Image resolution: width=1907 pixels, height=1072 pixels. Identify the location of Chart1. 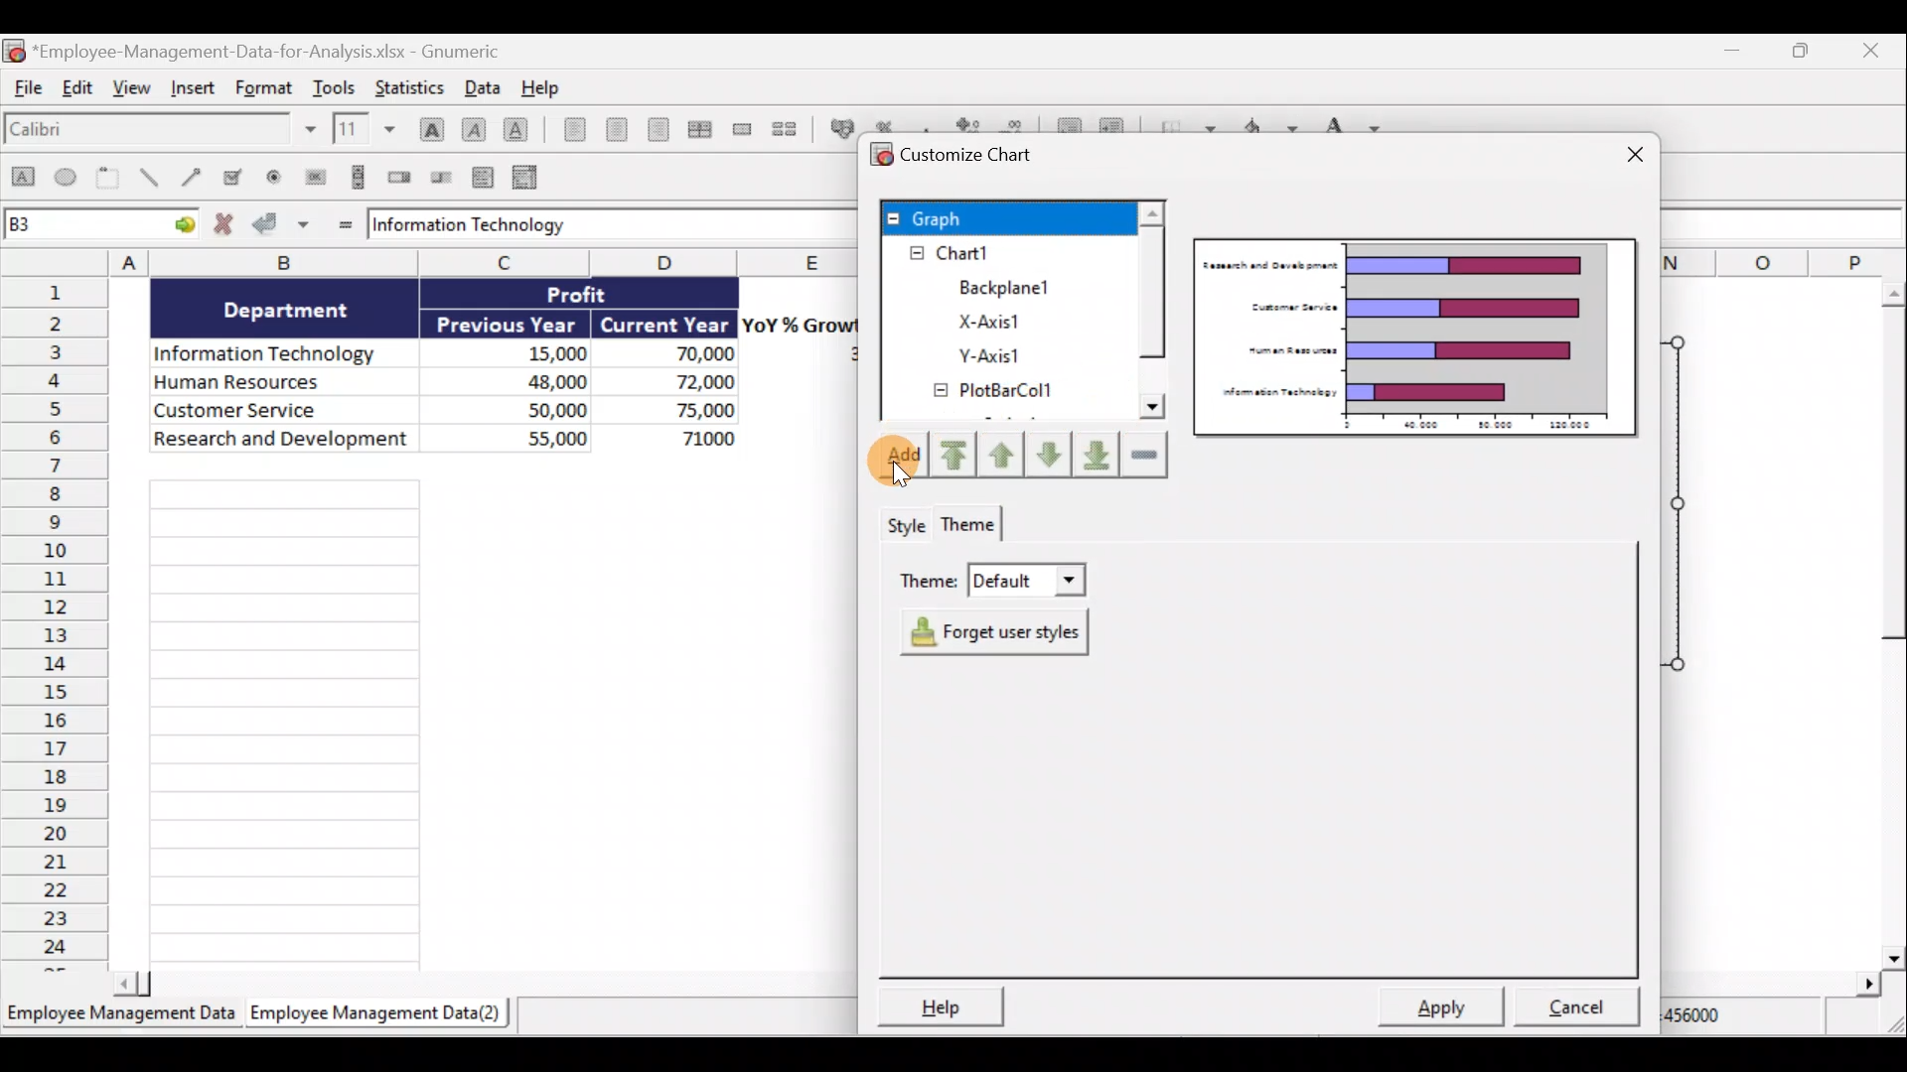
(970, 253).